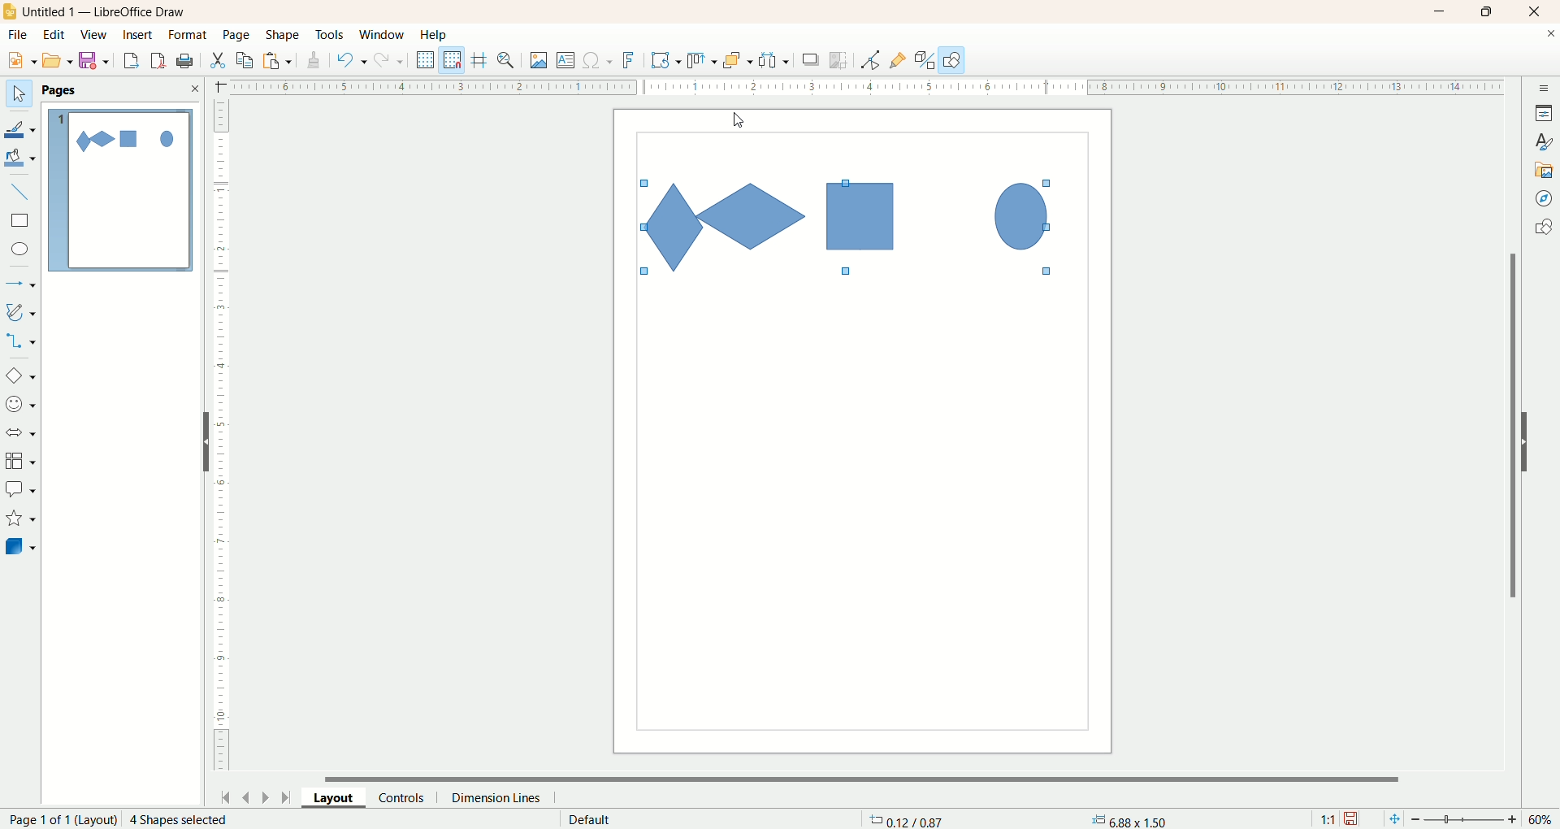 This screenshot has height=829, width=1560. Describe the element at coordinates (177, 819) in the screenshot. I see `4 Shape selected` at that location.